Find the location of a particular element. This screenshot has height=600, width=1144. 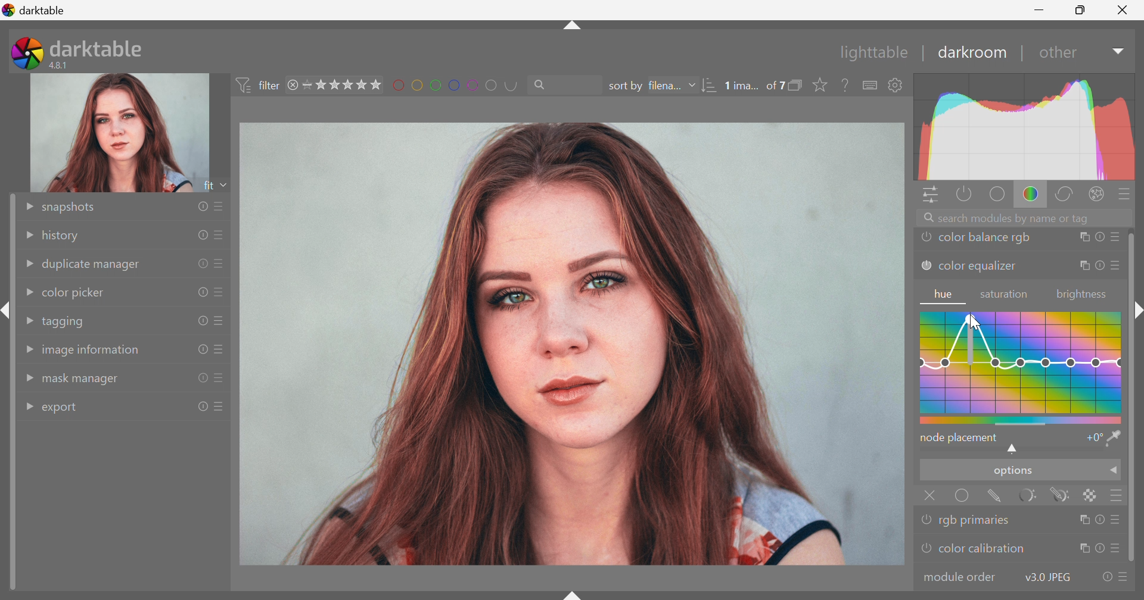

reset is located at coordinates (198, 379).